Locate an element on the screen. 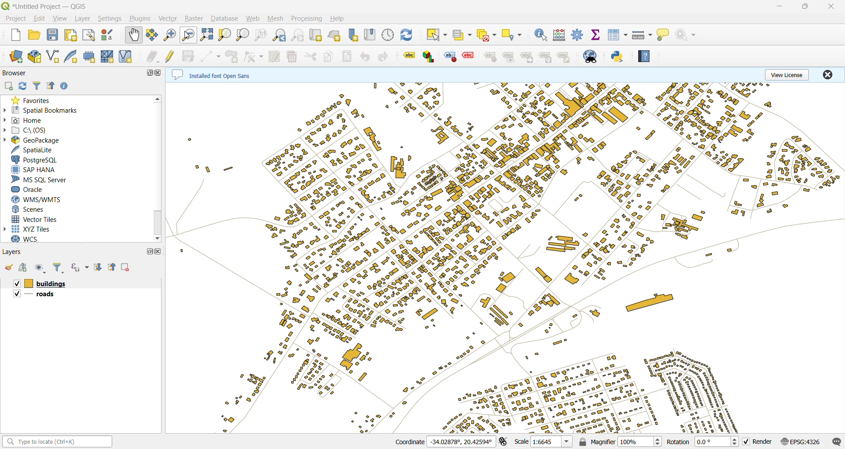 The image size is (845, 449). label is located at coordinates (450, 57).